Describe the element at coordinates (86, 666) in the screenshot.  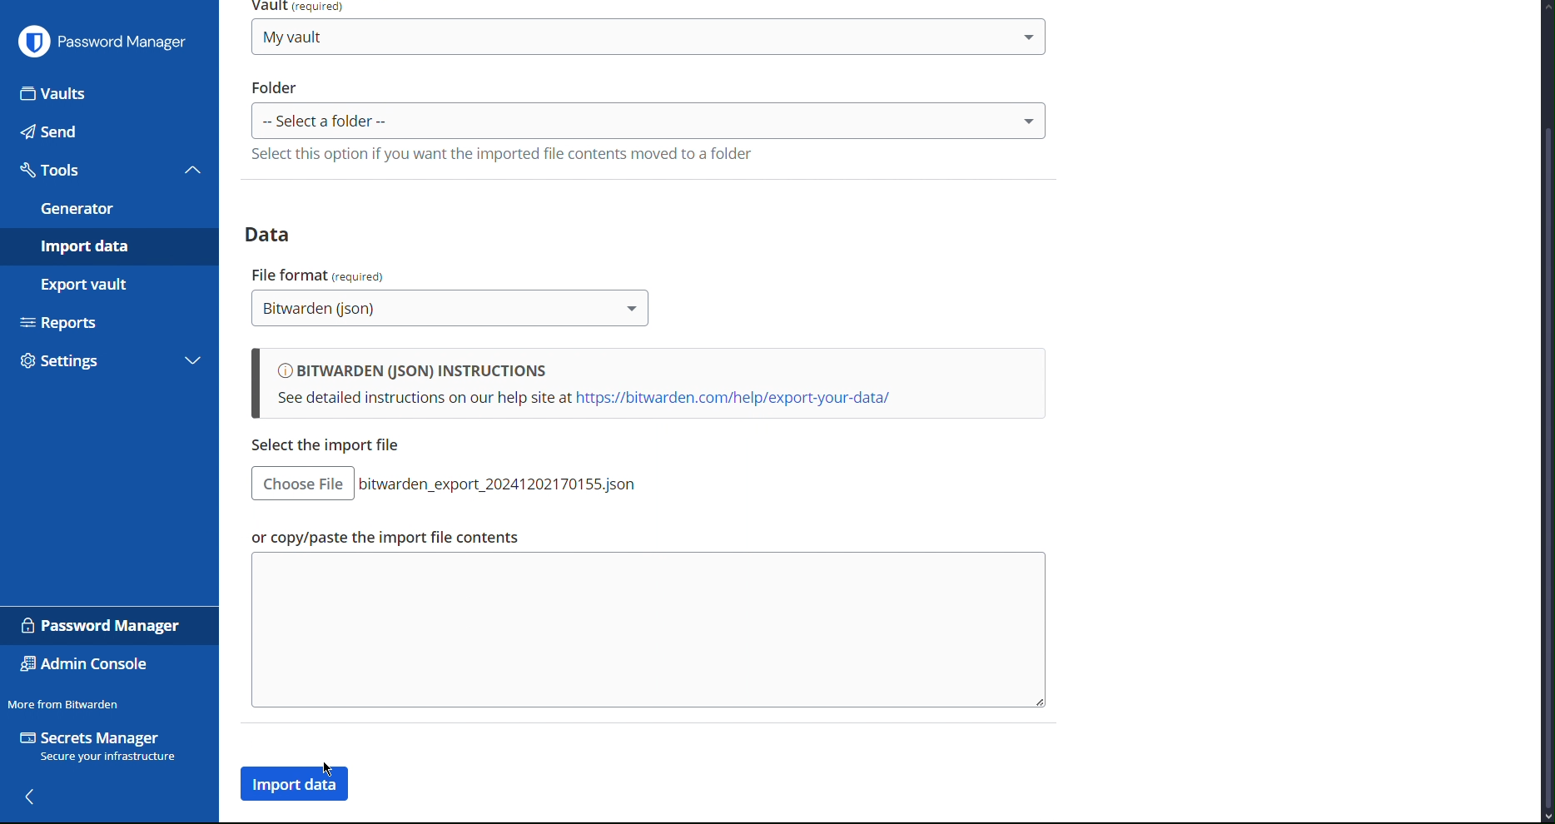
I see `Admin Console` at that location.